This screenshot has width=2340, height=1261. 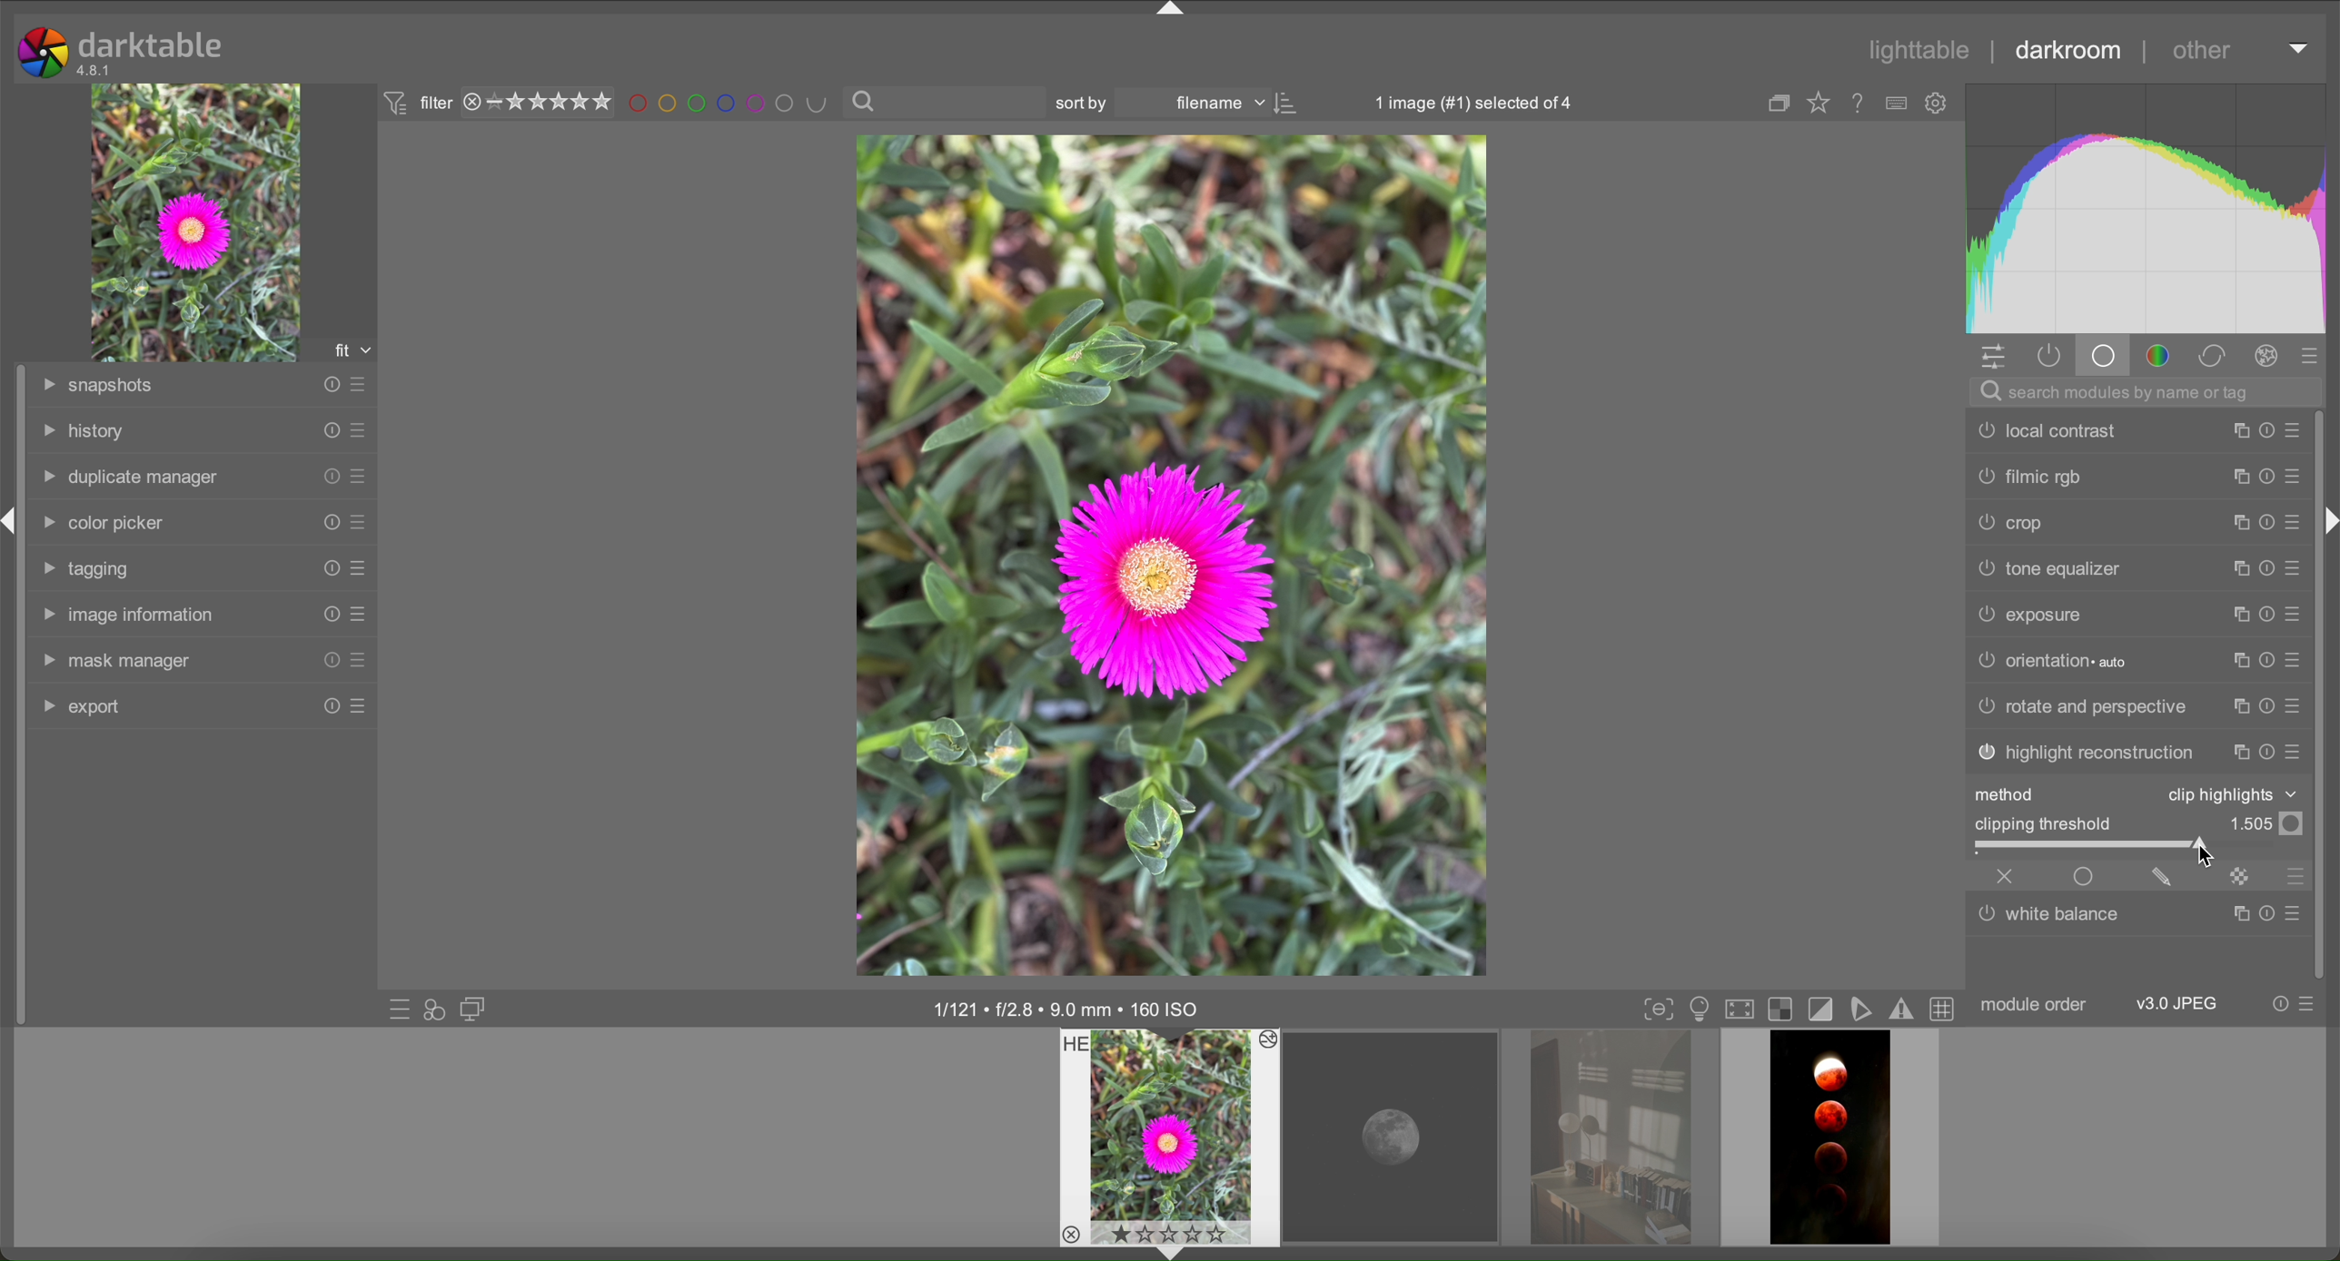 What do you see at coordinates (2148, 392) in the screenshot?
I see `search bar` at bounding box center [2148, 392].